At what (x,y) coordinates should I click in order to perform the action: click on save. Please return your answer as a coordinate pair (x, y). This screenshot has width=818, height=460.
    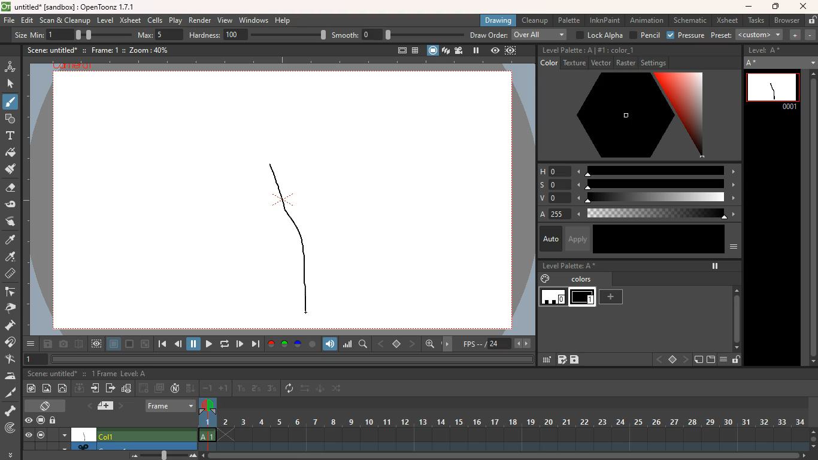
    Looking at the image, I should click on (575, 360).